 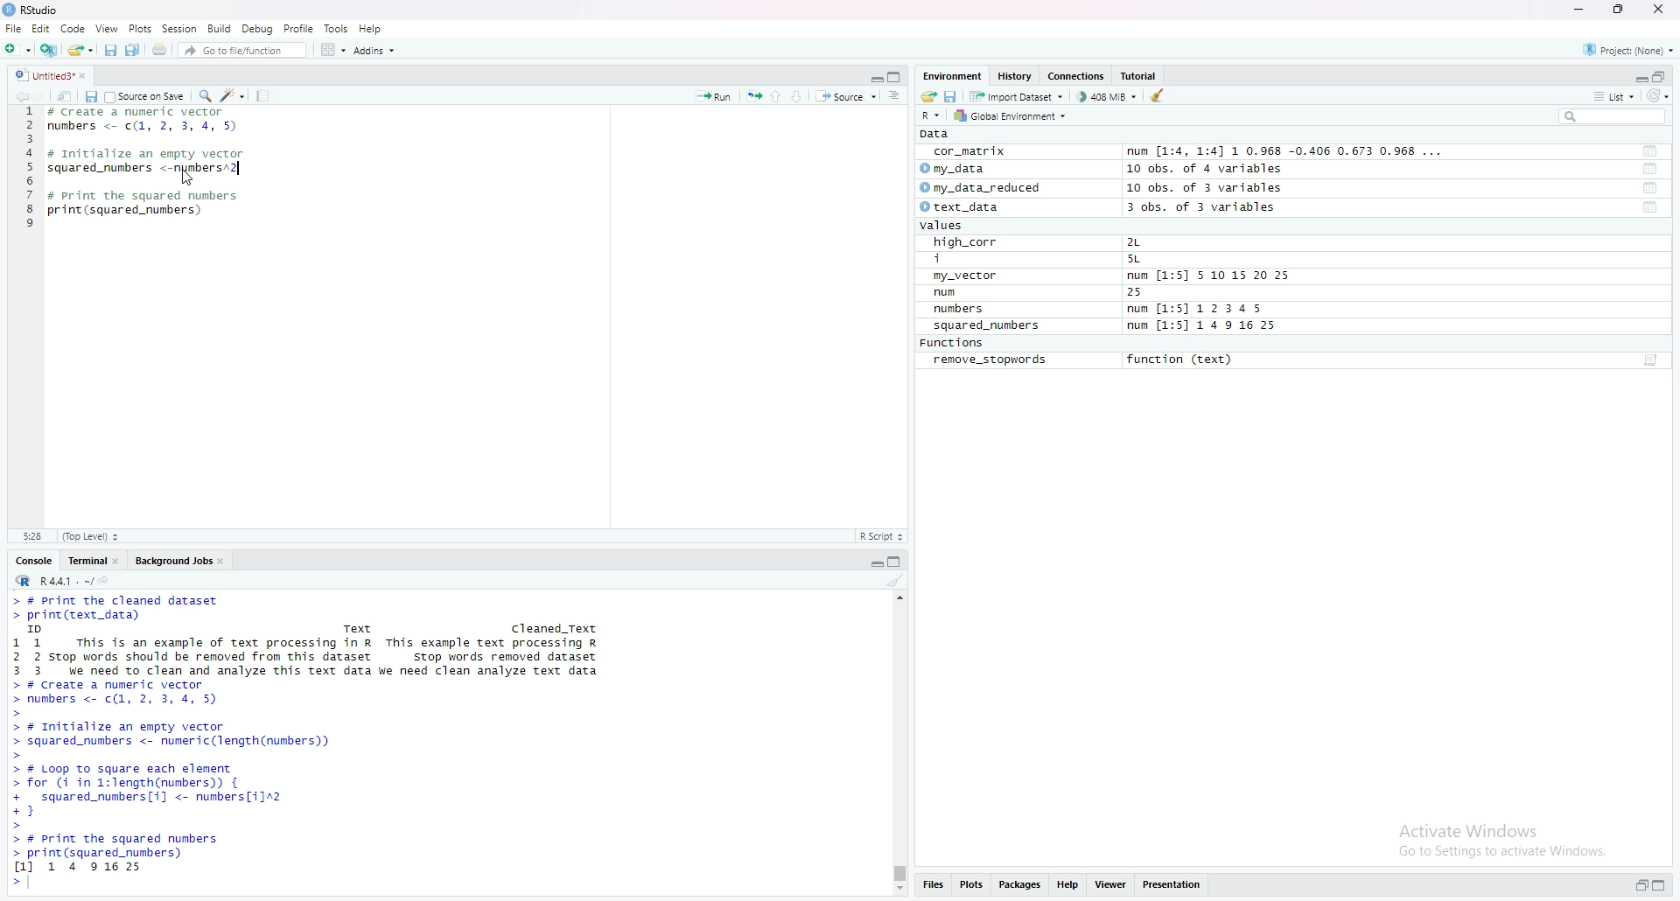 I want to click on pata, so click(x=939, y=134).